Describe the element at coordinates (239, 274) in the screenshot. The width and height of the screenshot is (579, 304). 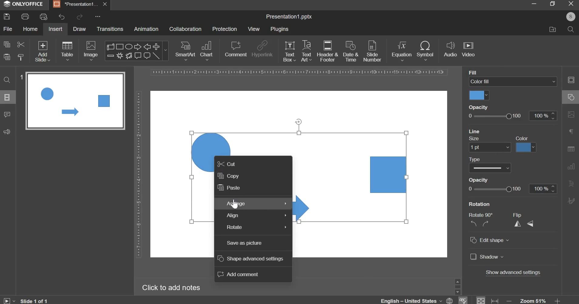
I see `add comment` at that location.